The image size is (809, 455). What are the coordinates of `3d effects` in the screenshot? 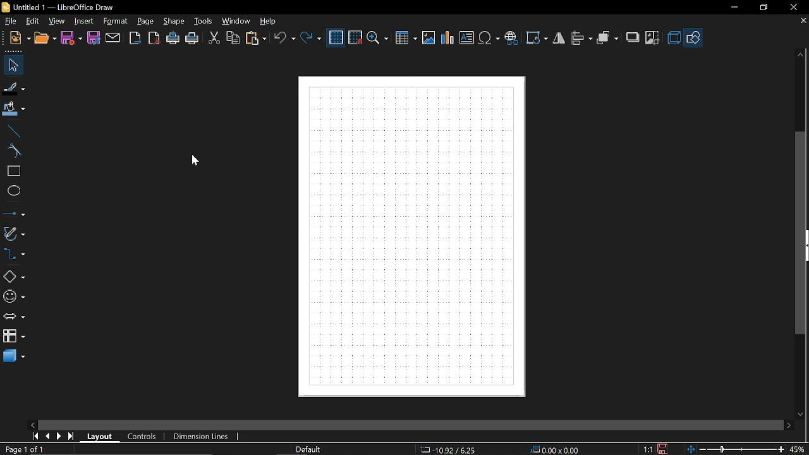 It's located at (14, 356).